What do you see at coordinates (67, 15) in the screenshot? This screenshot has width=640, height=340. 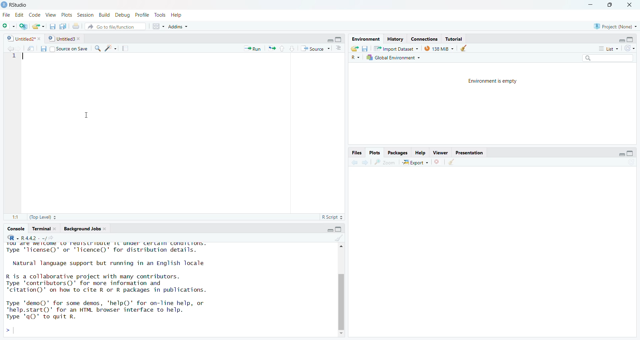 I see `Plots` at bounding box center [67, 15].